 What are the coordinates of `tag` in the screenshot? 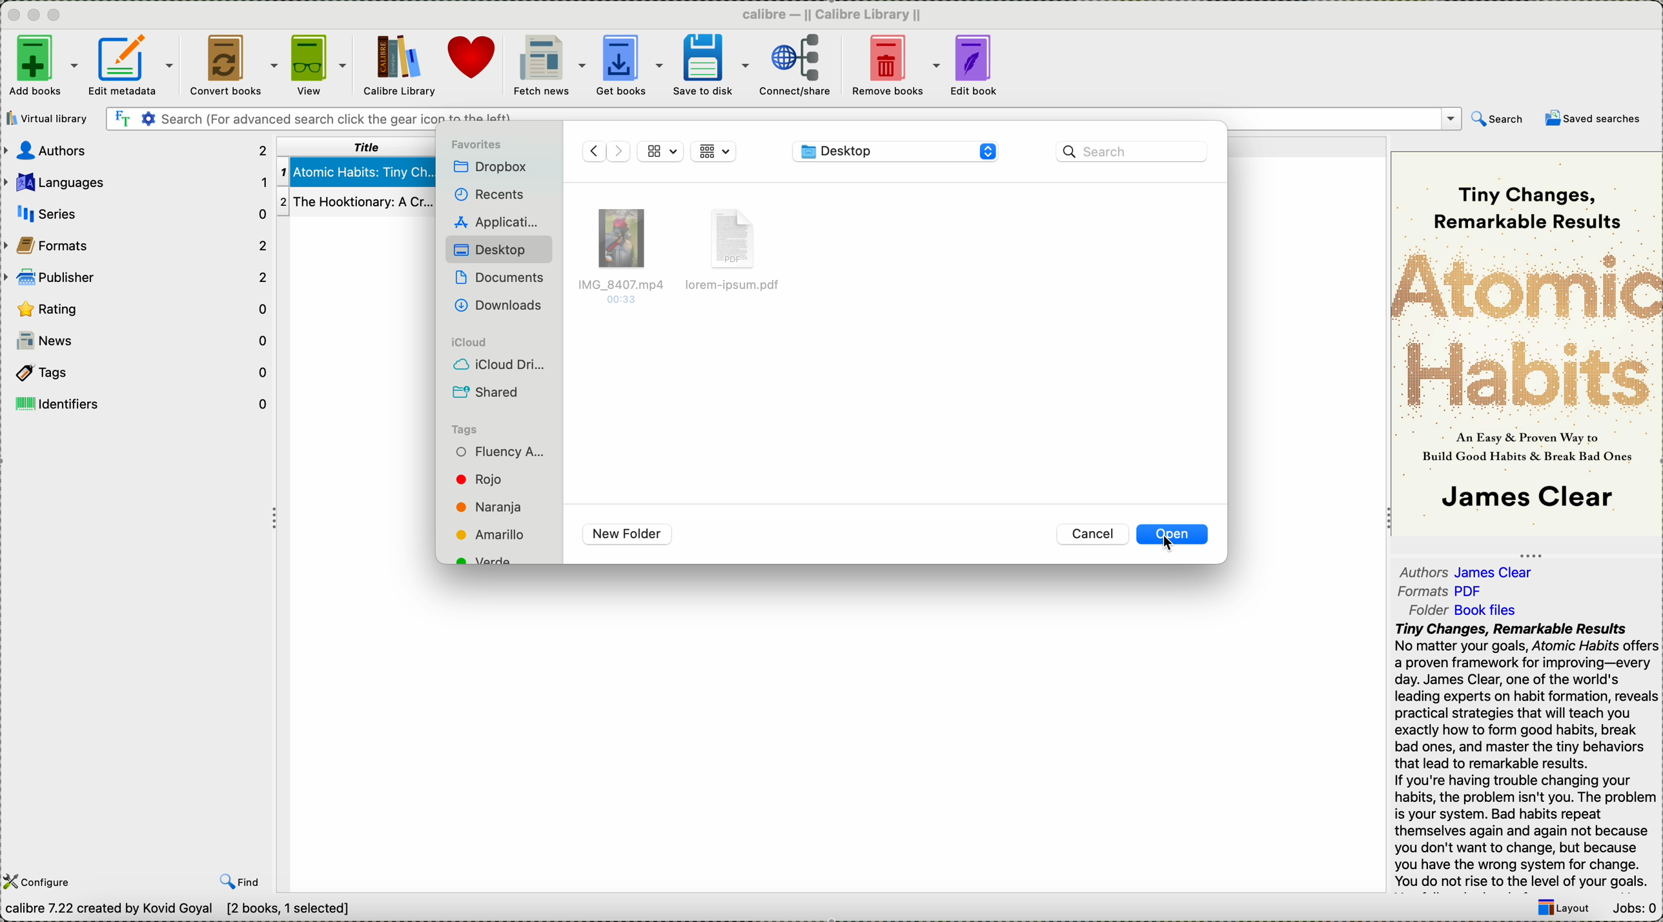 It's located at (486, 559).